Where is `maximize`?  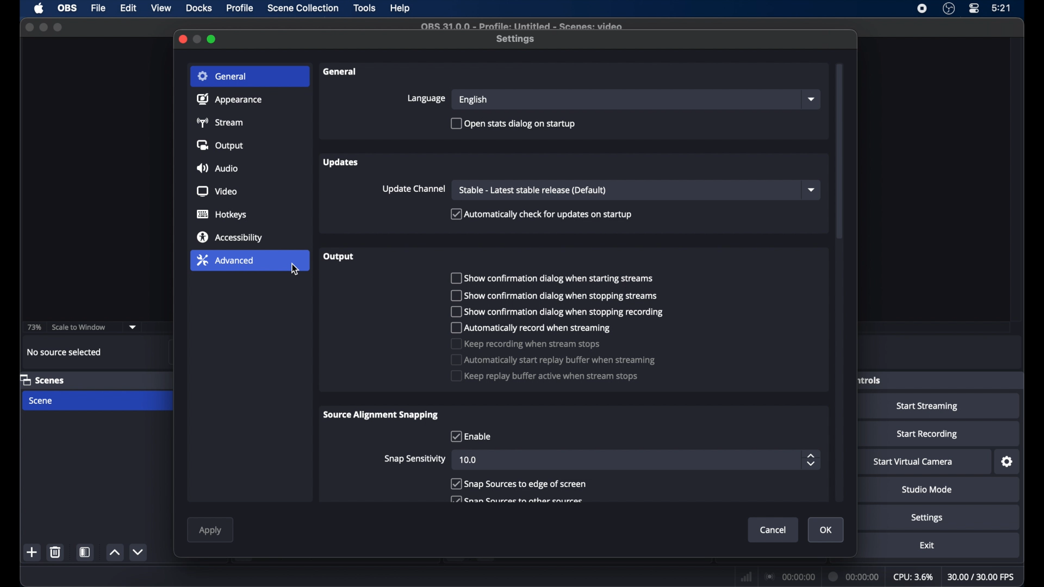 maximize is located at coordinates (213, 39).